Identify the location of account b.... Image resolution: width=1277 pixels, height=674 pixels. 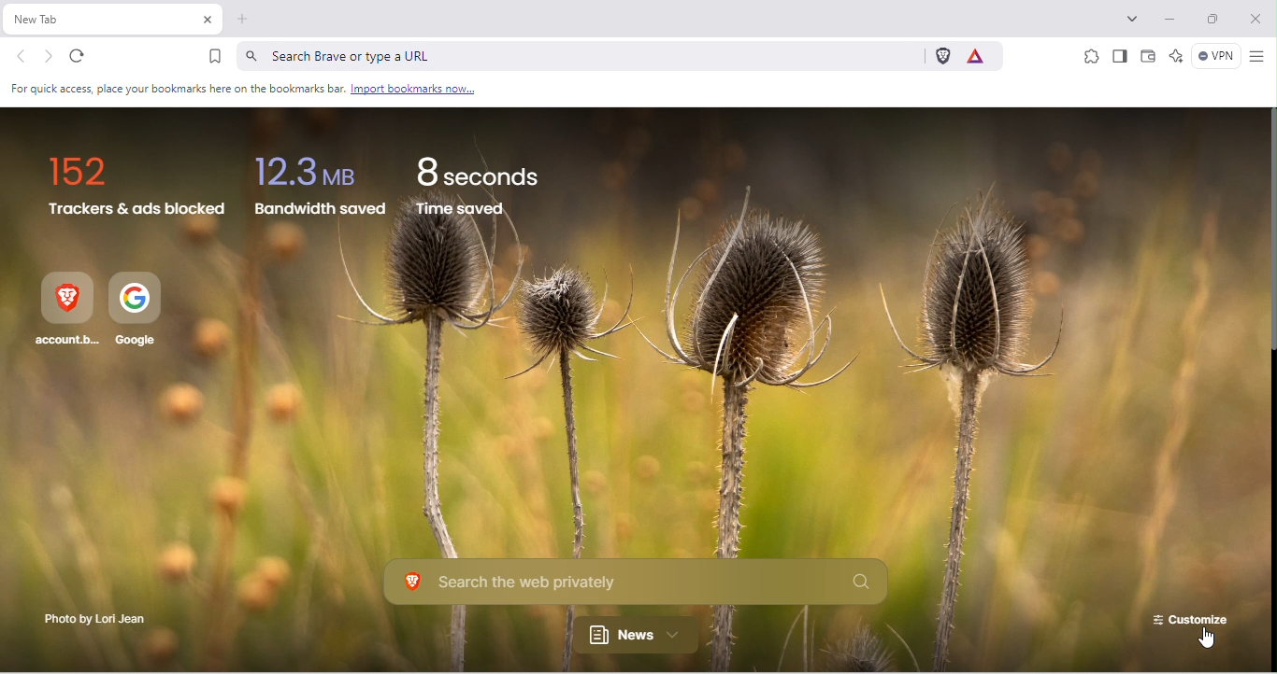
(66, 312).